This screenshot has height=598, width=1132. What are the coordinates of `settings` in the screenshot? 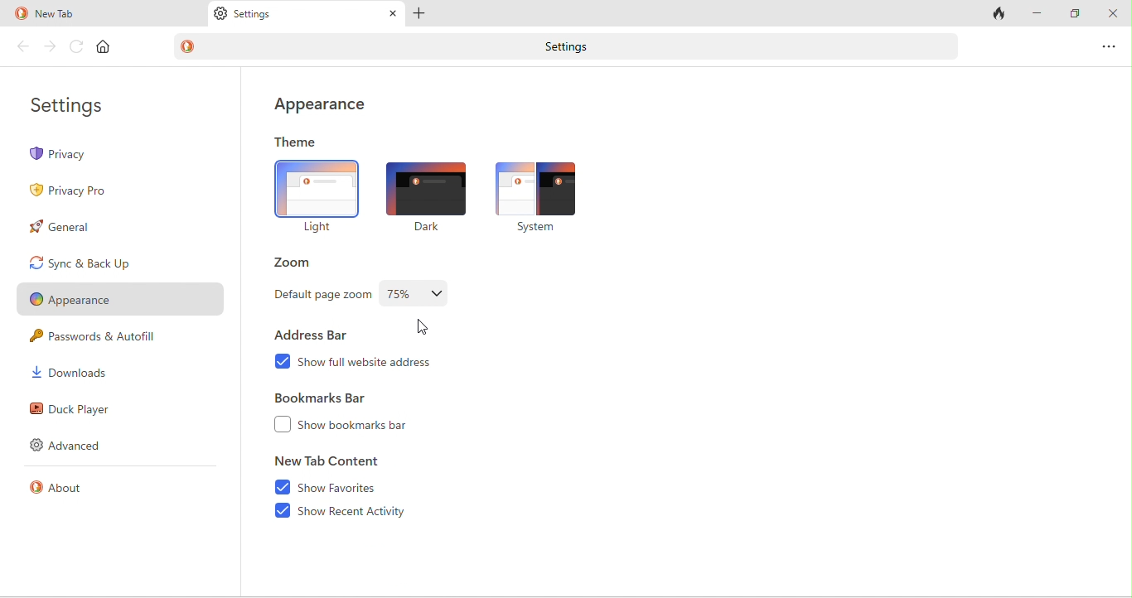 It's located at (258, 16).